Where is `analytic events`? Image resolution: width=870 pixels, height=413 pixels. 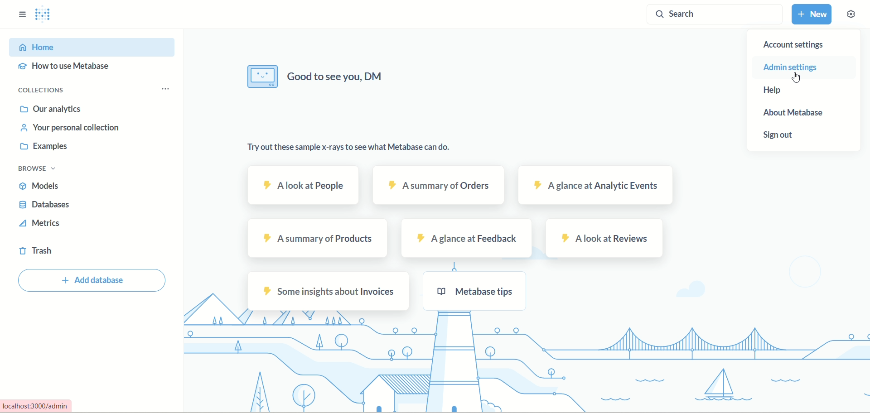 analytic events is located at coordinates (594, 186).